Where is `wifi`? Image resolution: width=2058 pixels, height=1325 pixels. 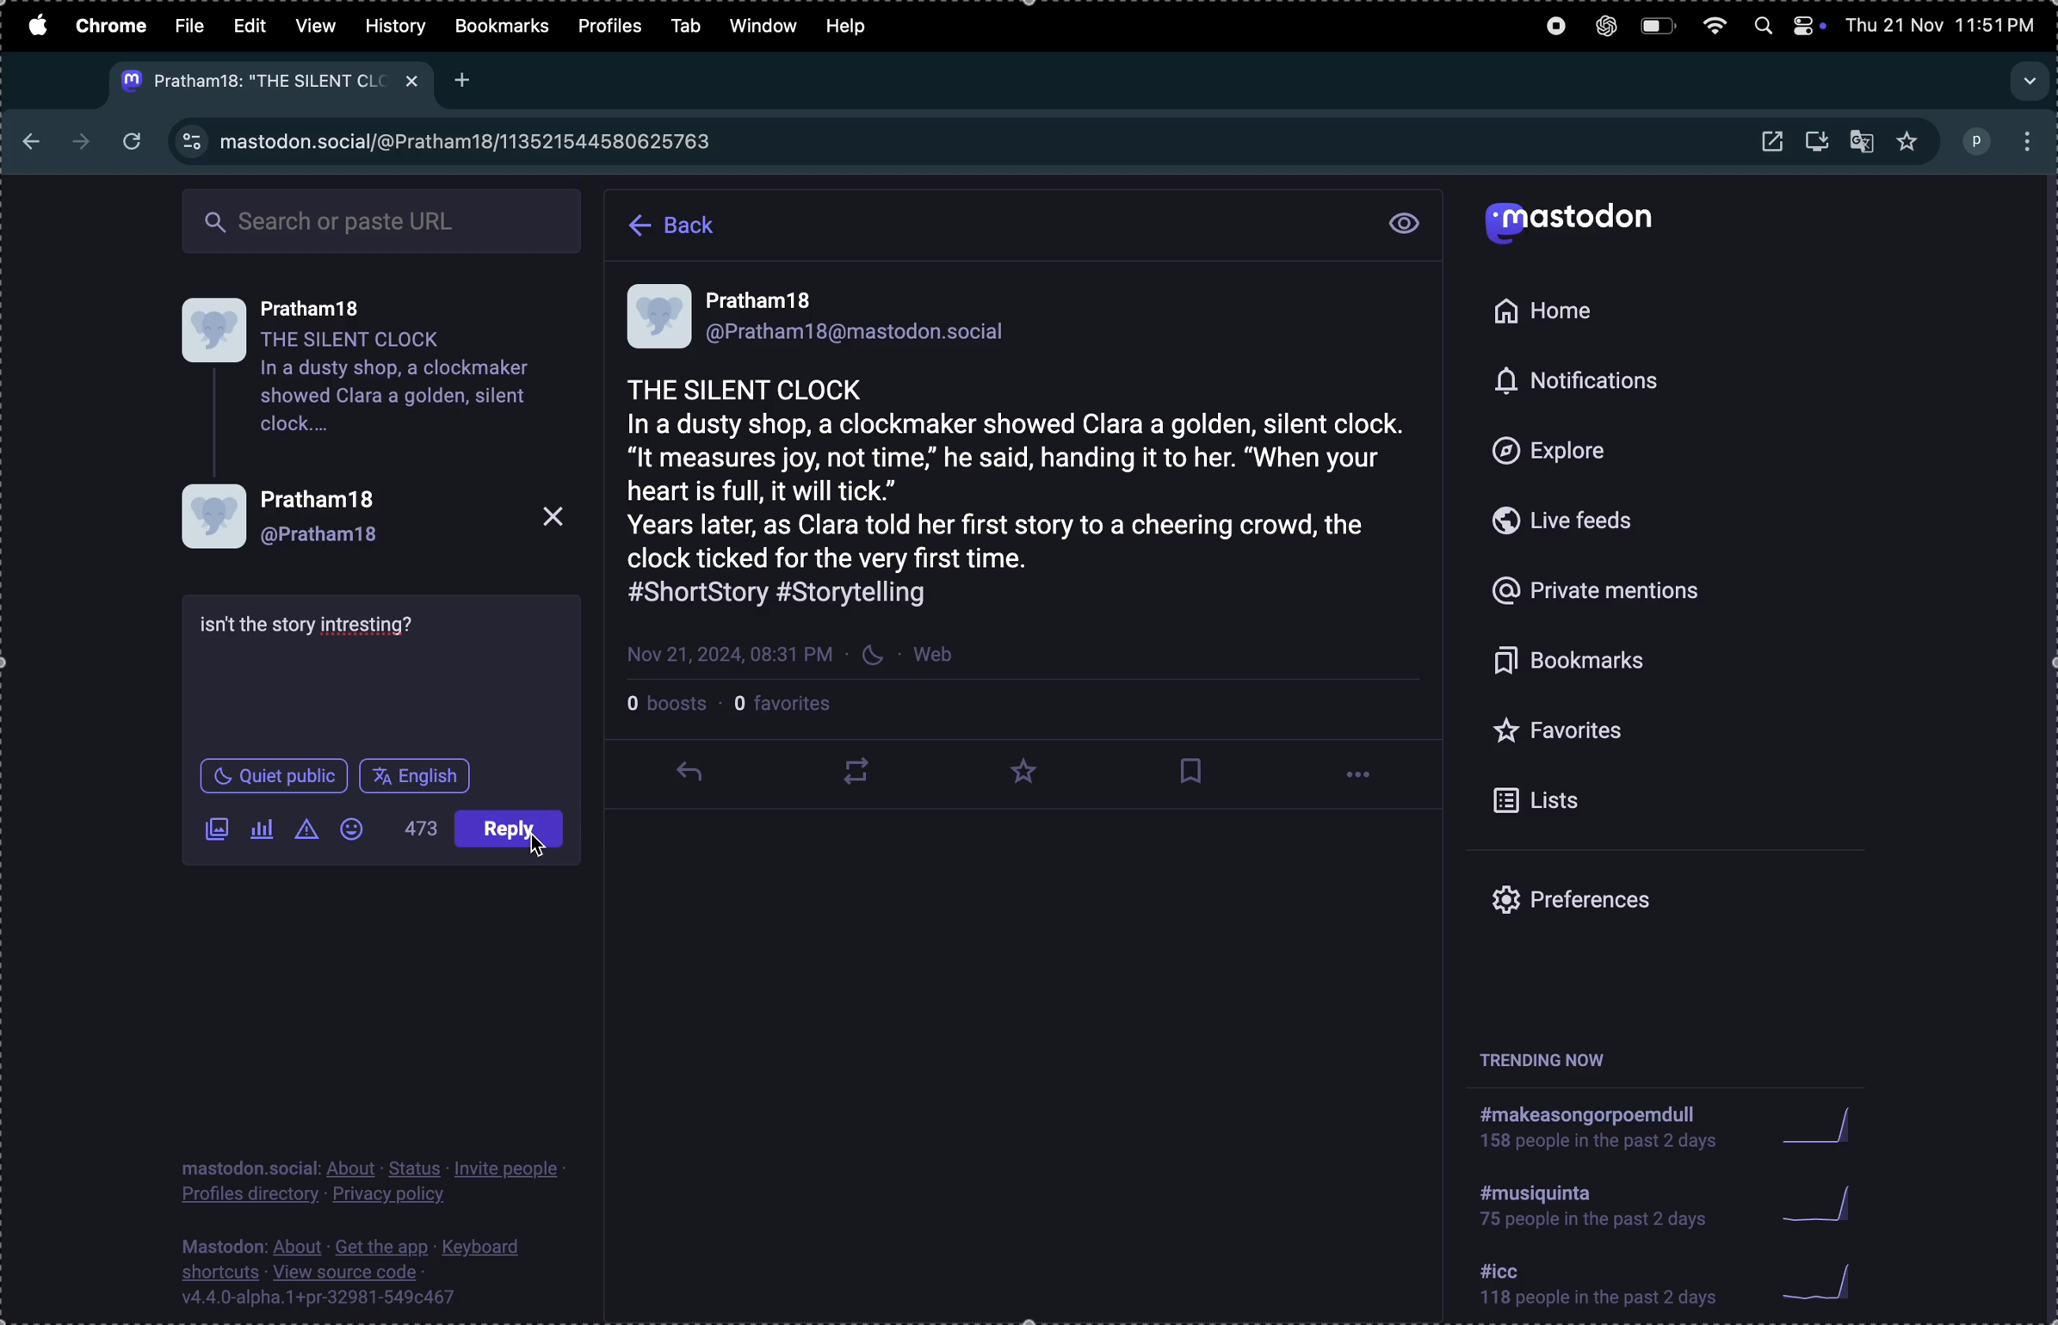 wifi is located at coordinates (1716, 27).